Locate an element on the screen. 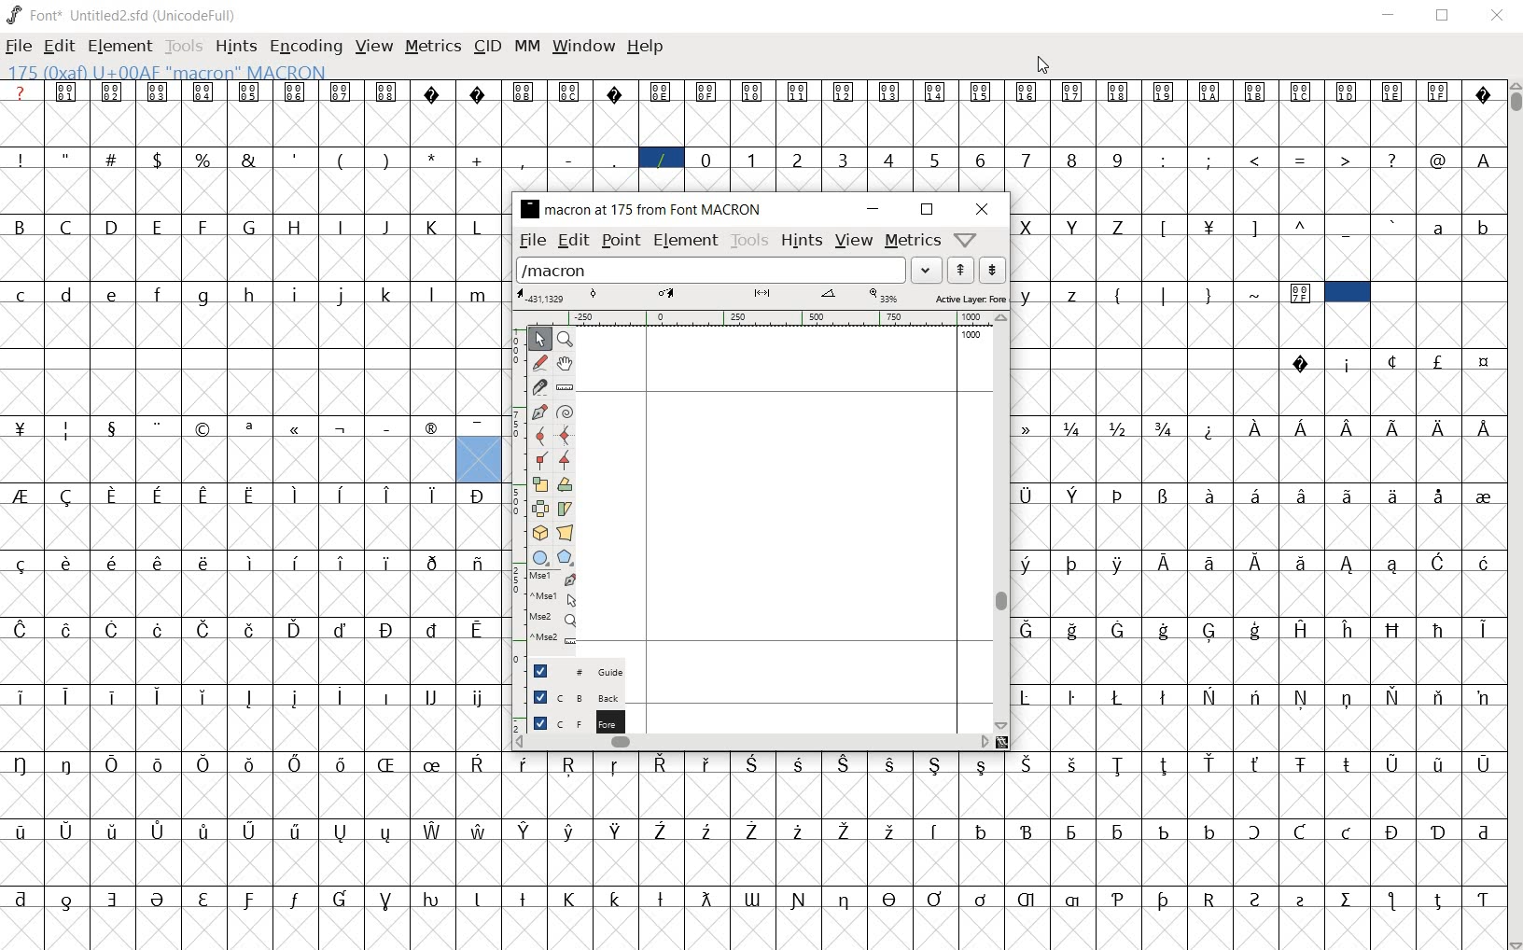 The width and height of the screenshot is (1523, 950). Symbol is located at coordinates (1209, 93).